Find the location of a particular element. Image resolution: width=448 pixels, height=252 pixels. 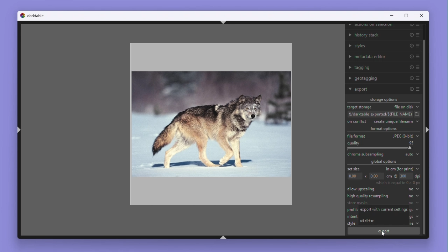

Actions on selection is located at coordinates (384, 26).